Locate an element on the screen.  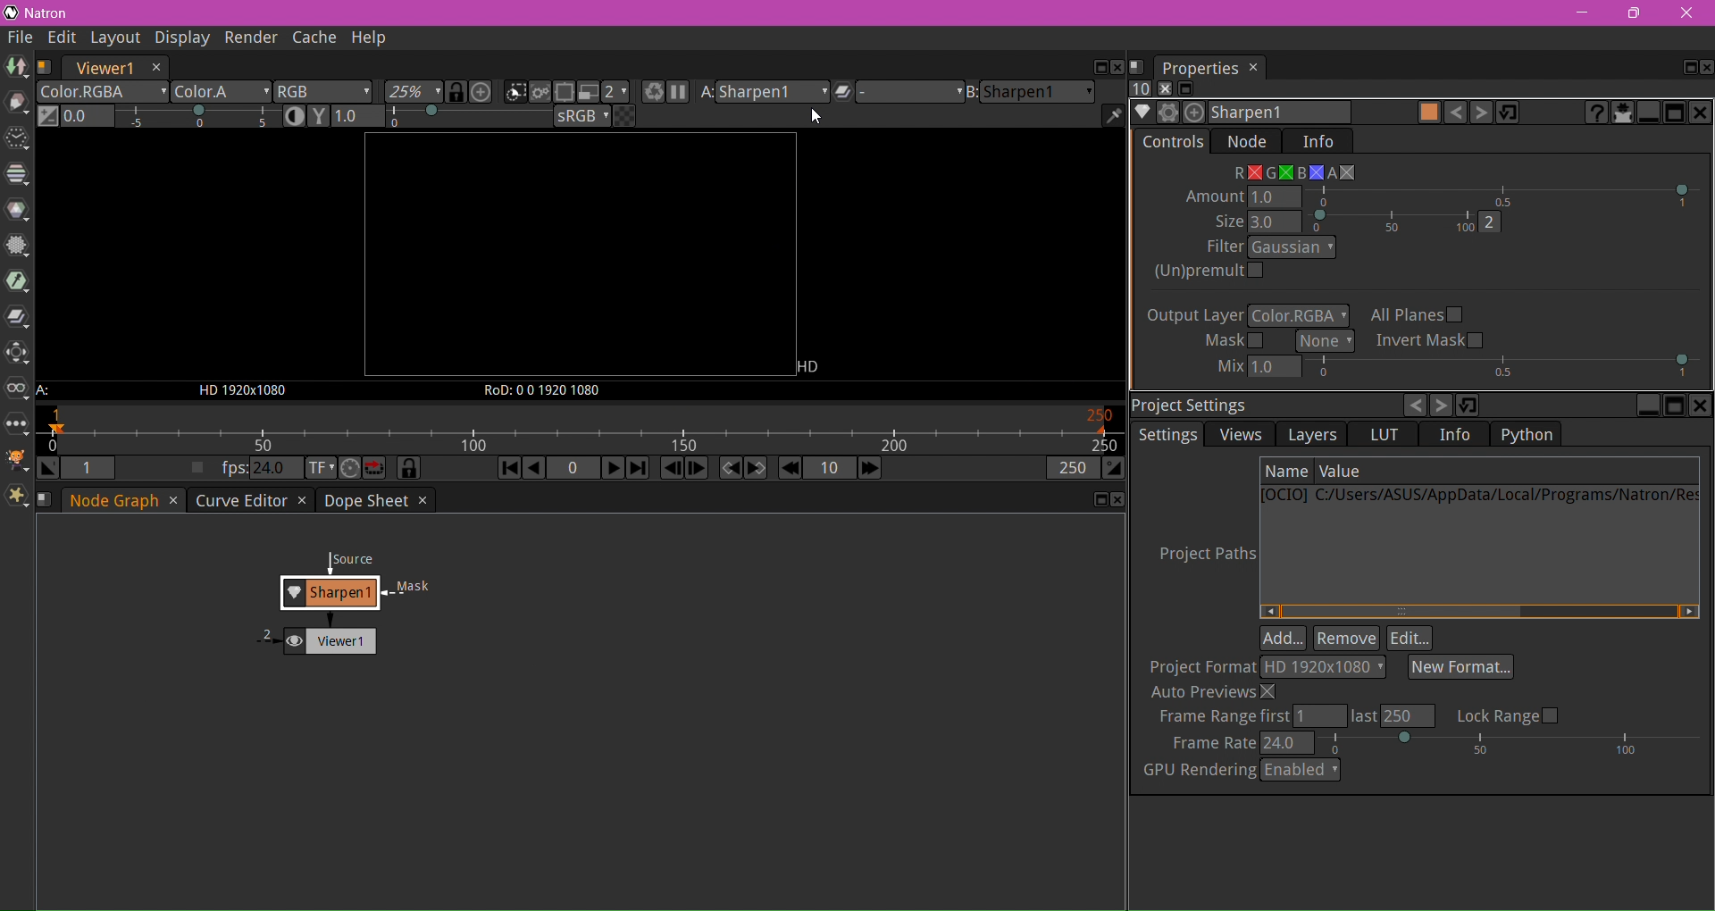
Close is located at coordinates (1686, 13).